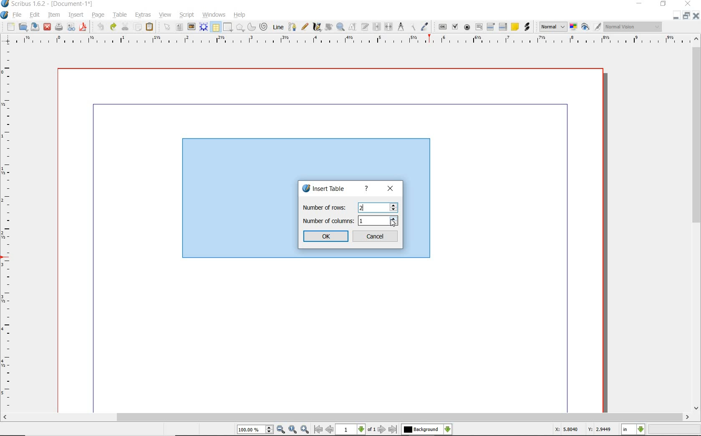 Image resolution: width=701 pixels, height=436 pixels. I want to click on preflight verifier, so click(71, 28).